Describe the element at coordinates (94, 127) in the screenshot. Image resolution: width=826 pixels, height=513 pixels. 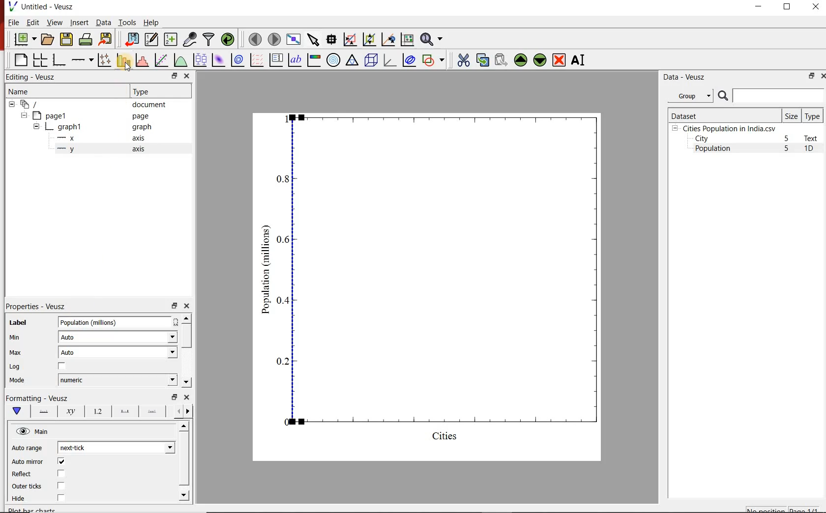
I see `graph1` at that location.